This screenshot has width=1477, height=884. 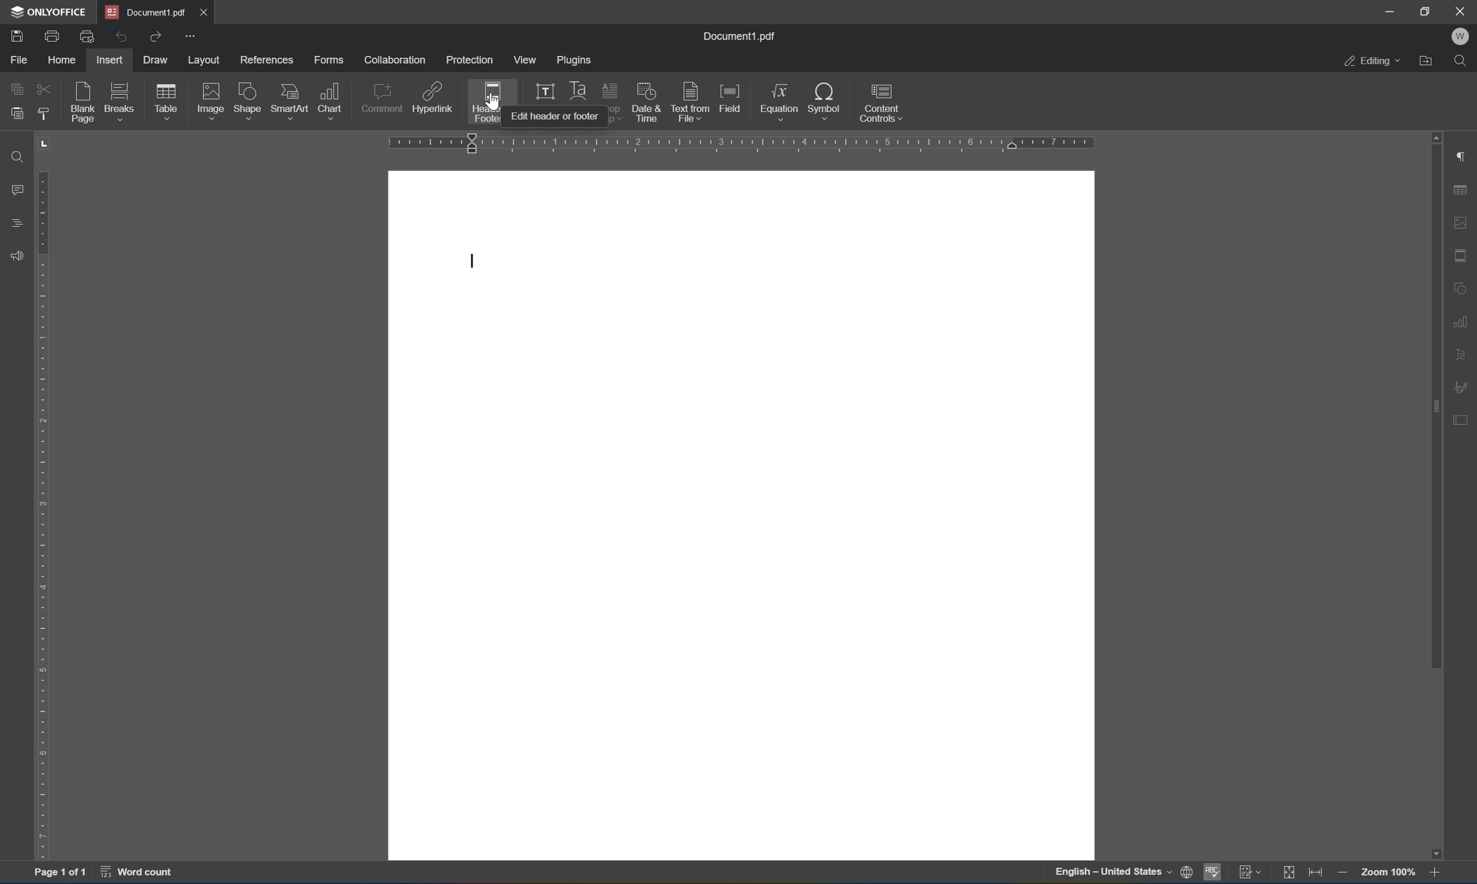 I want to click on edit header or footer, so click(x=555, y=116).